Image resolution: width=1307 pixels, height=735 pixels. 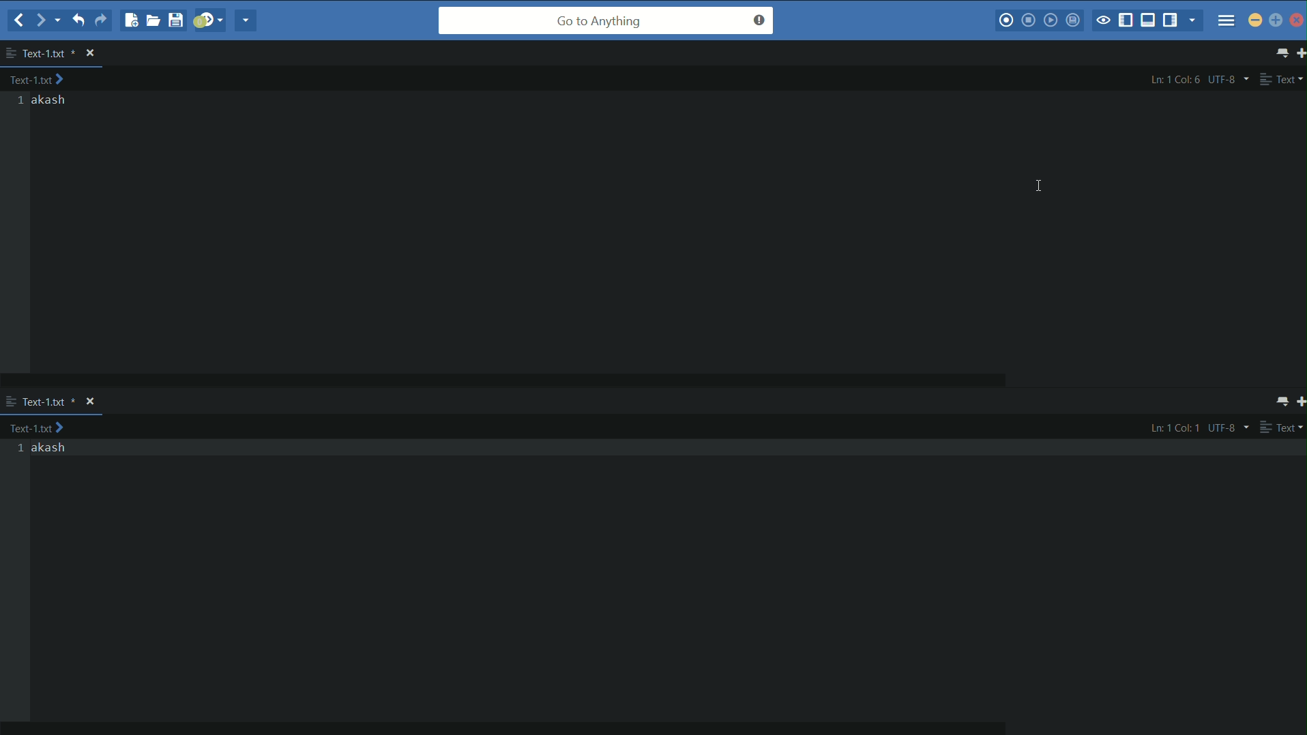 What do you see at coordinates (245, 20) in the screenshot?
I see `share current file` at bounding box center [245, 20].